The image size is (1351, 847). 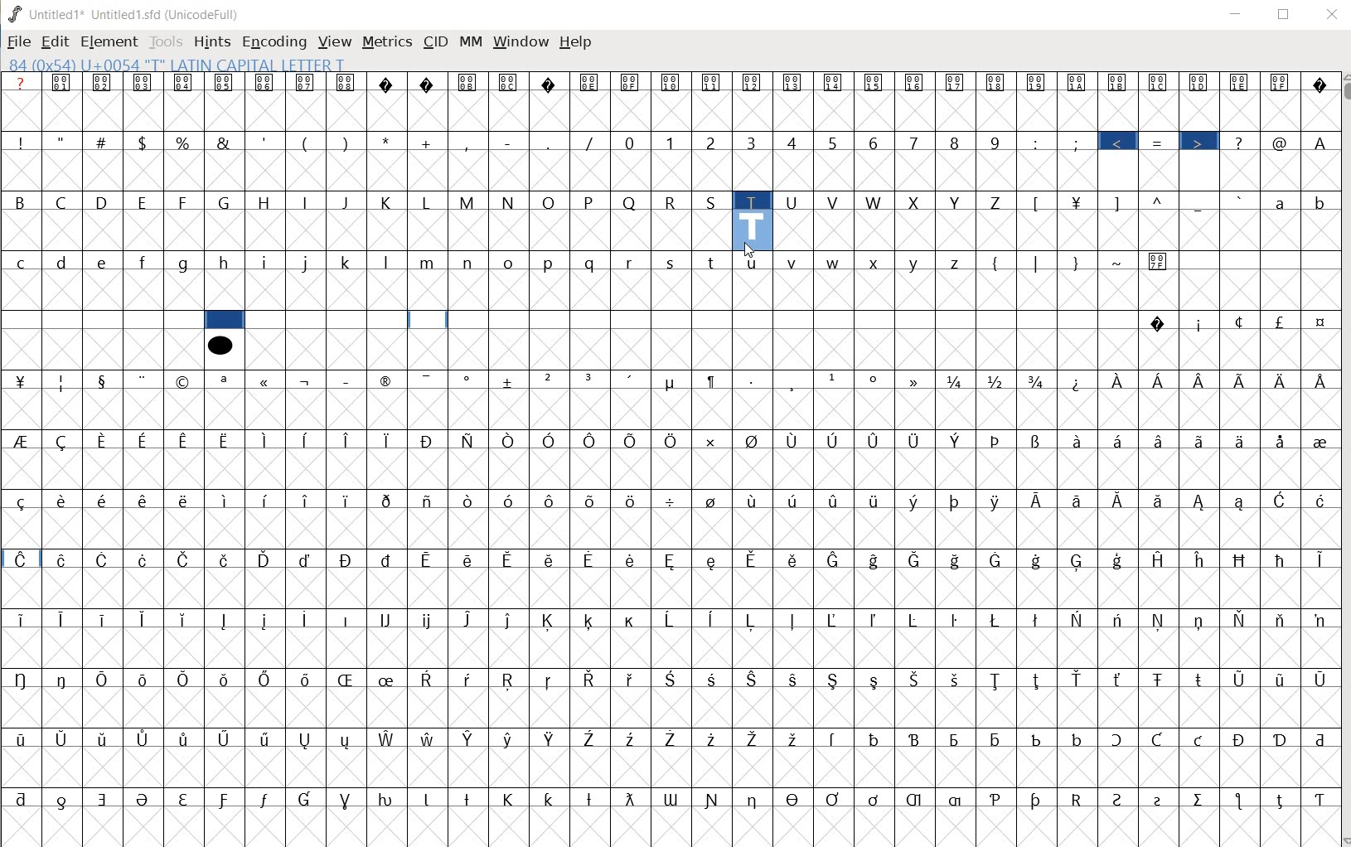 I want to click on Symbol, so click(x=1121, y=381).